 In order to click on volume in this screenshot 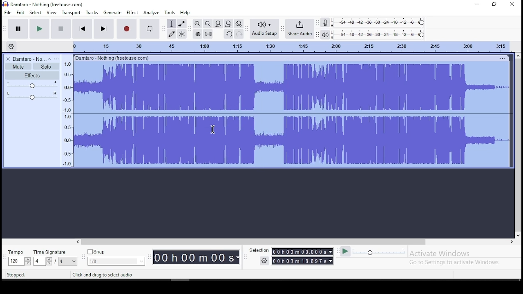, I will do `click(32, 85)`.